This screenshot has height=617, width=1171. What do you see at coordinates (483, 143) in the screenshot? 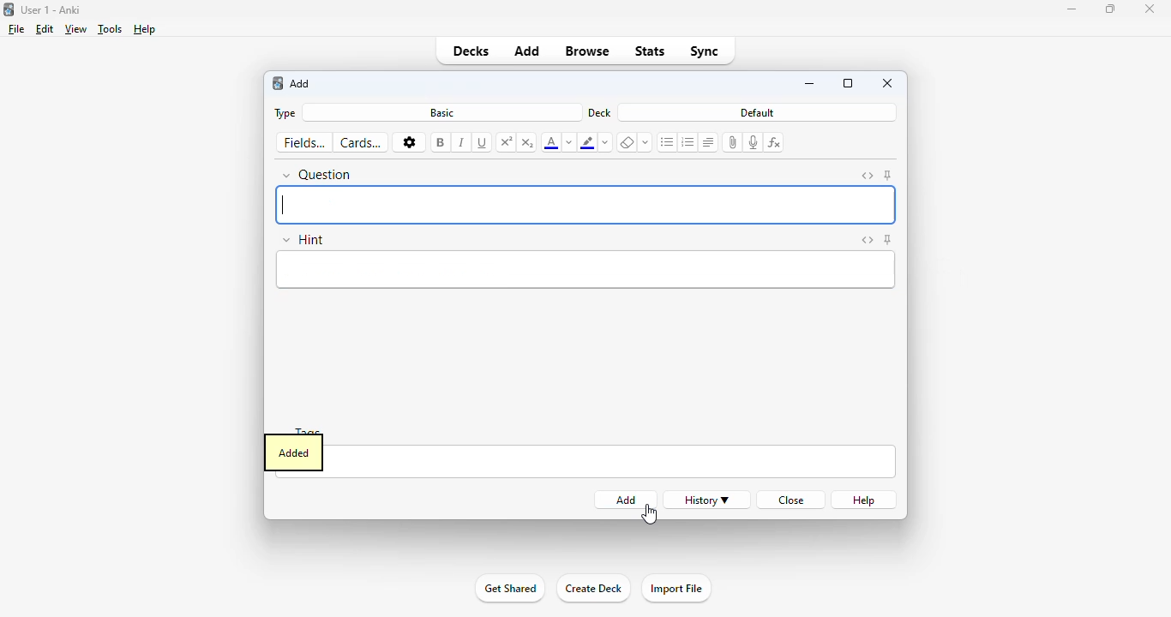
I see `underline` at bounding box center [483, 143].